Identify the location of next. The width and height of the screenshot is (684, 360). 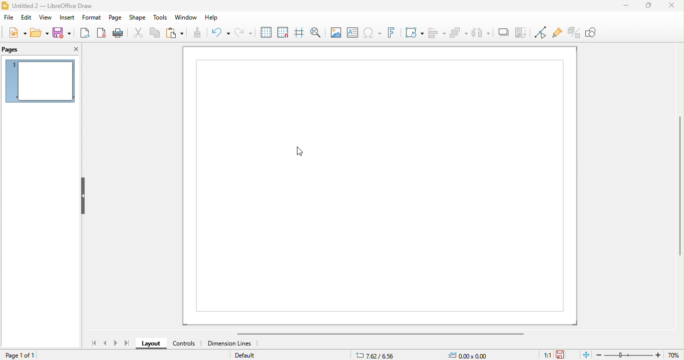
(115, 343).